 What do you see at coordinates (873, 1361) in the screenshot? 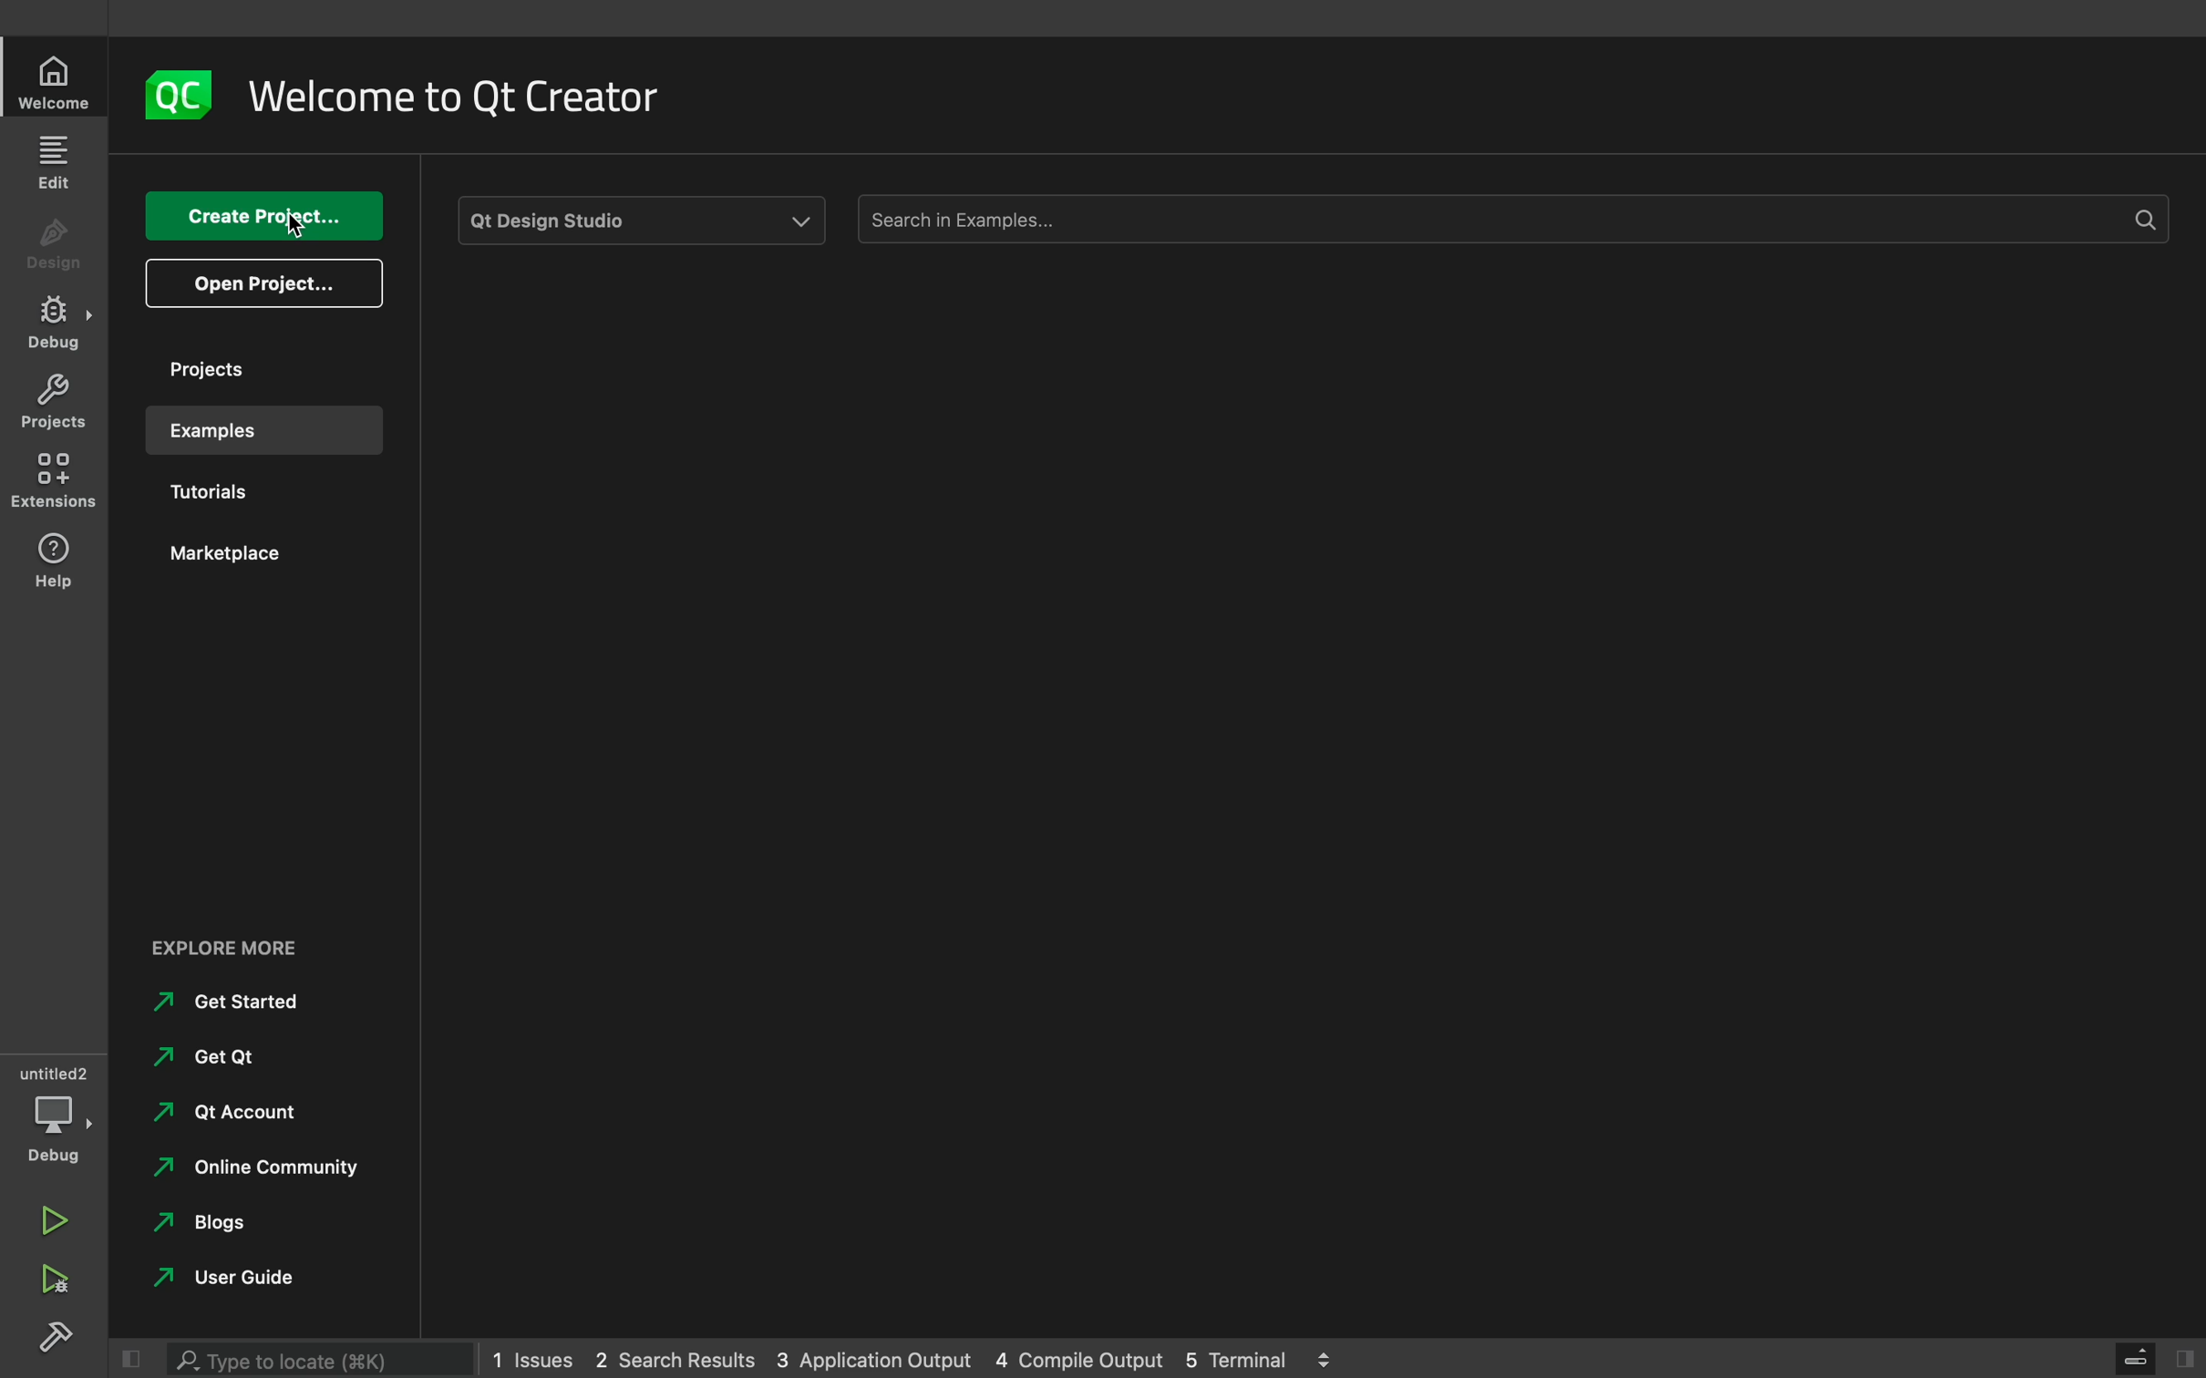
I see `3 application output` at bounding box center [873, 1361].